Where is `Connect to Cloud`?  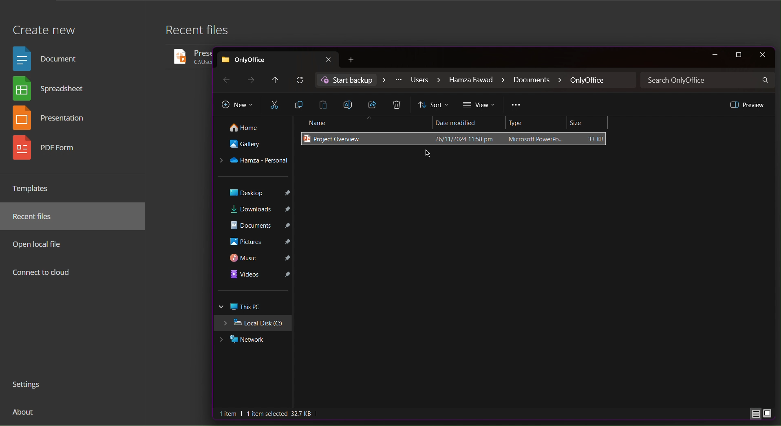 Connect to Cloud is located at coordinates (42, 273).